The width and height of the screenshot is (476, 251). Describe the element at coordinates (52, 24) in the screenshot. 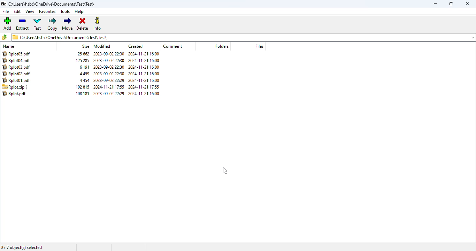

I see `copy` at that location.